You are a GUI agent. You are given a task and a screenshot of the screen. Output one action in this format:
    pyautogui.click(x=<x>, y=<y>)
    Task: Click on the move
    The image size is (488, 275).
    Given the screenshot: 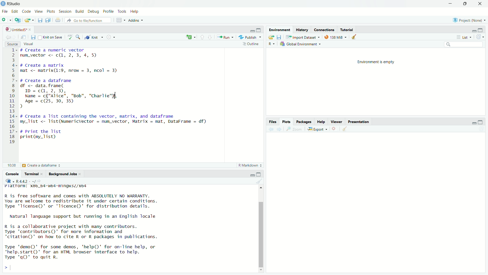 What is the action you would take?
    pyautogui.click(x=24, y=38)
    